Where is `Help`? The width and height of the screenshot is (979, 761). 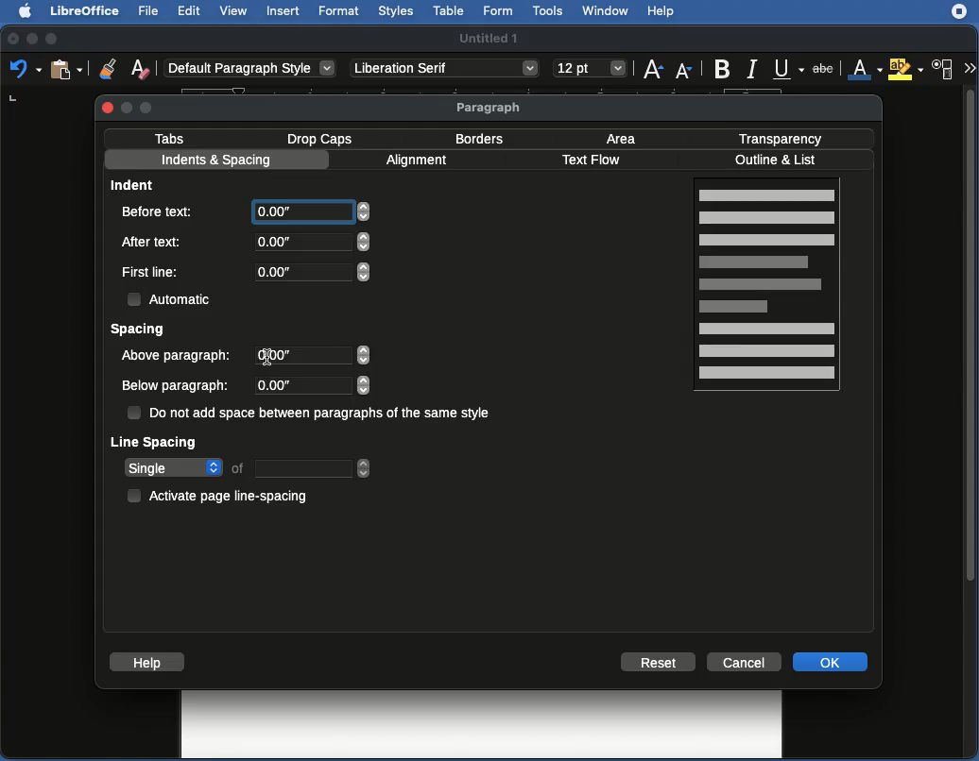
Help is located at coordinates (146, 662).